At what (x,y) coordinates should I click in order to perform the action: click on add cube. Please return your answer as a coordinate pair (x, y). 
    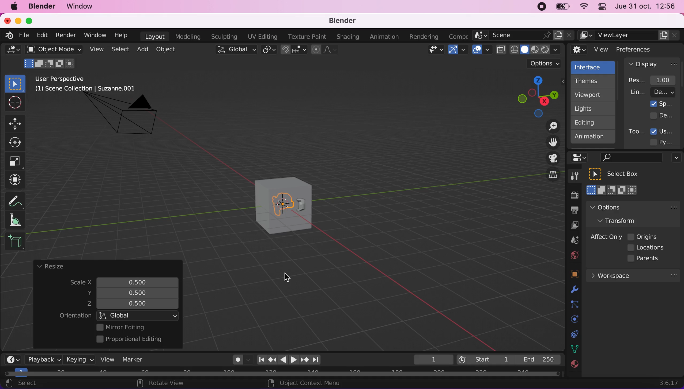
    Looking at the image, I should click on (15, 242).